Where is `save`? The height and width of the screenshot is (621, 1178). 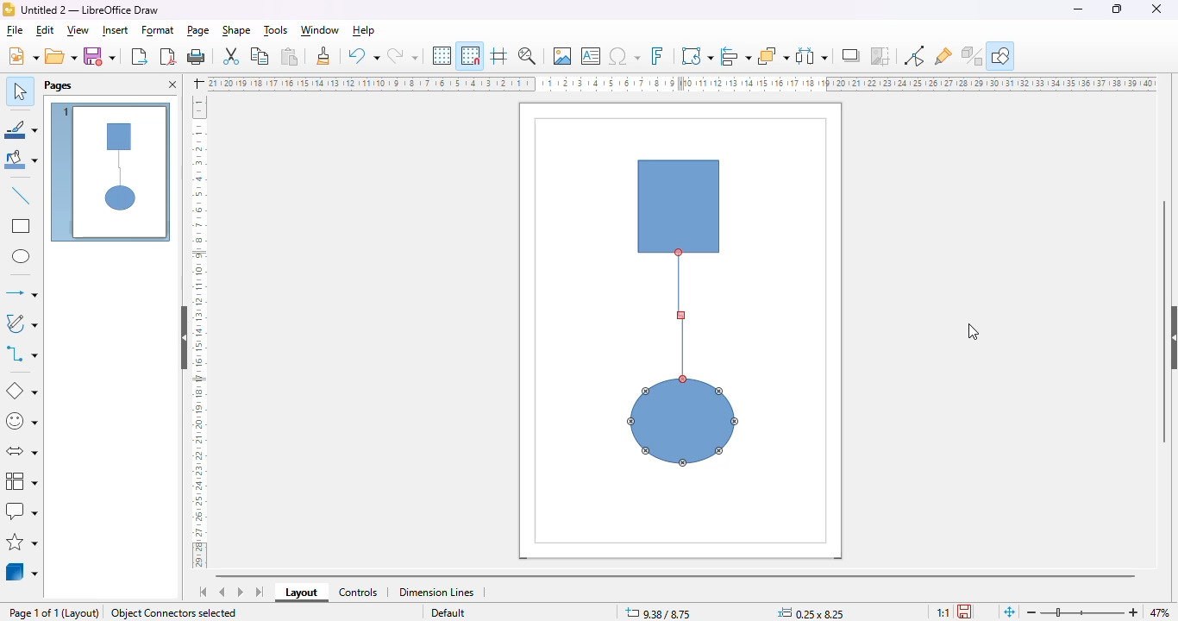 save is located at coordinates (99, 55).